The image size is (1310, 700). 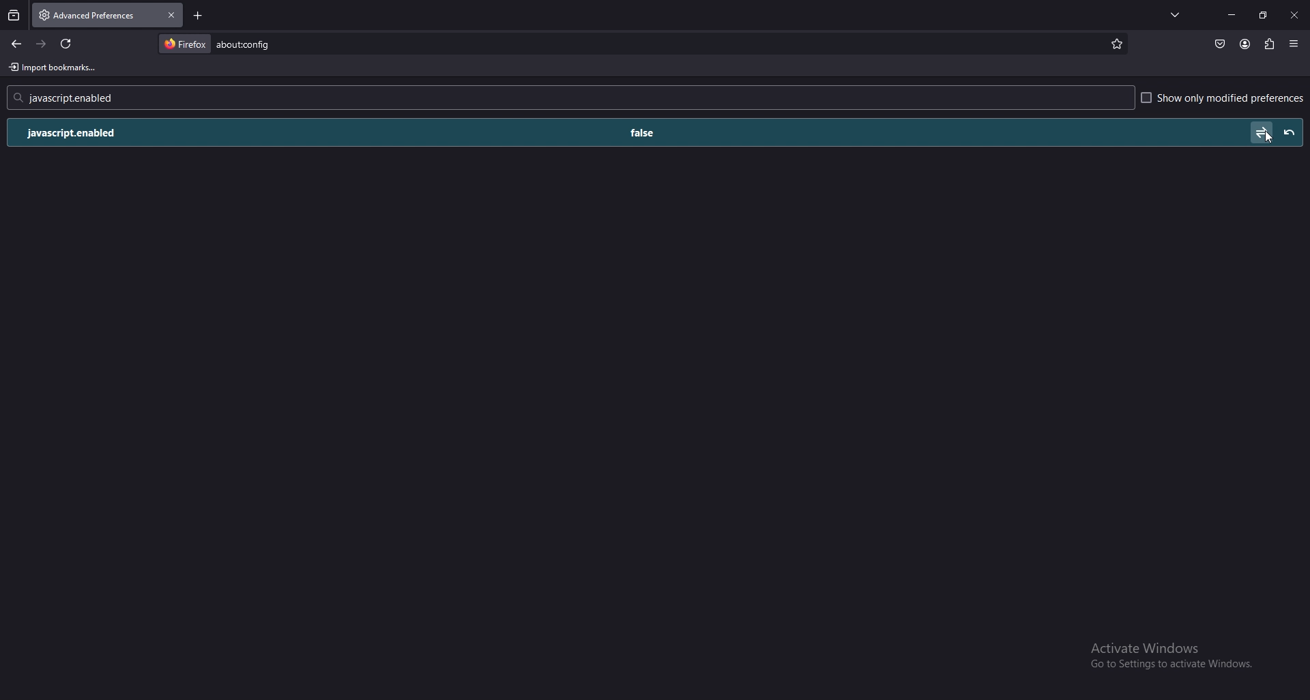 I want to click on change value, so click(x=1259, y=130).